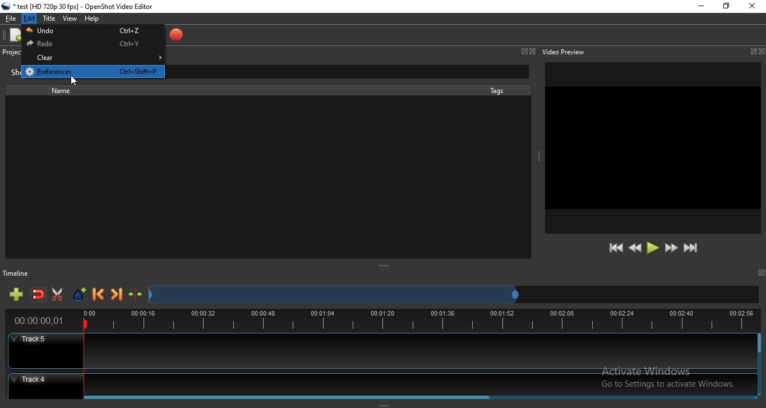 The image size is (766, 408). What do you see at coordinates (260, 177) in the screenshot?
I see `Clip thumbnail` at bounding box center [260, 177].